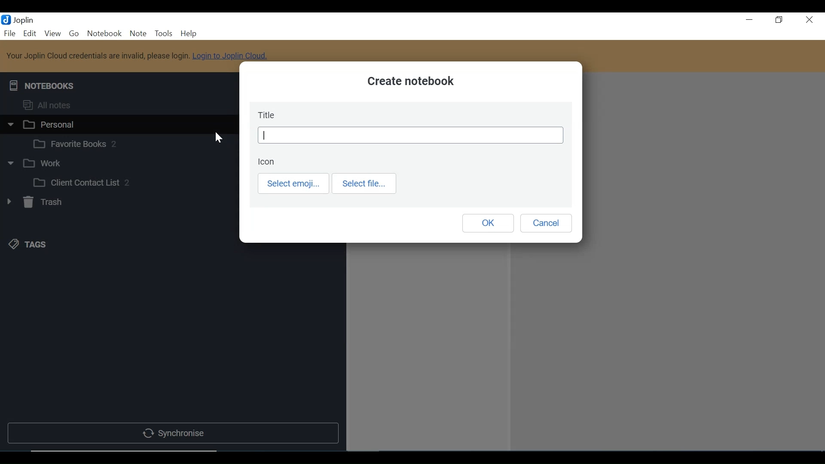  What do you see at coordinates (127, 182) in the screenshot?
I see `Notebook` at bounding box center [127, 182].